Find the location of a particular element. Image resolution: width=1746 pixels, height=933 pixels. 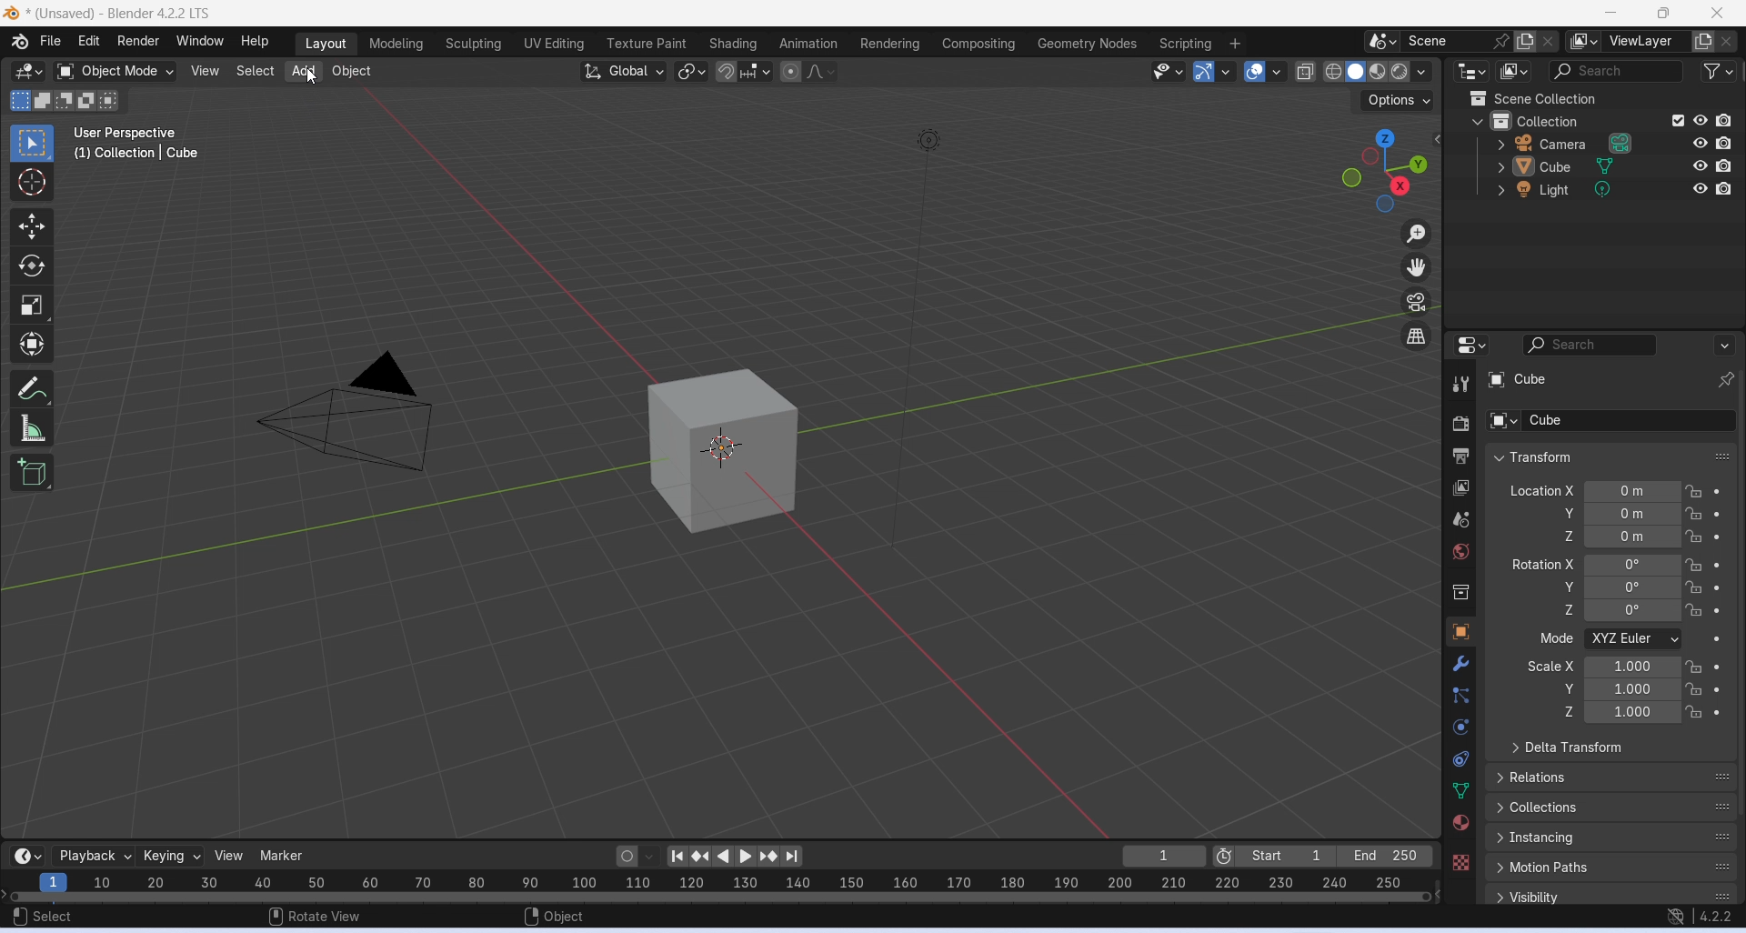

motion paths is located at coordinates (1612, 867).